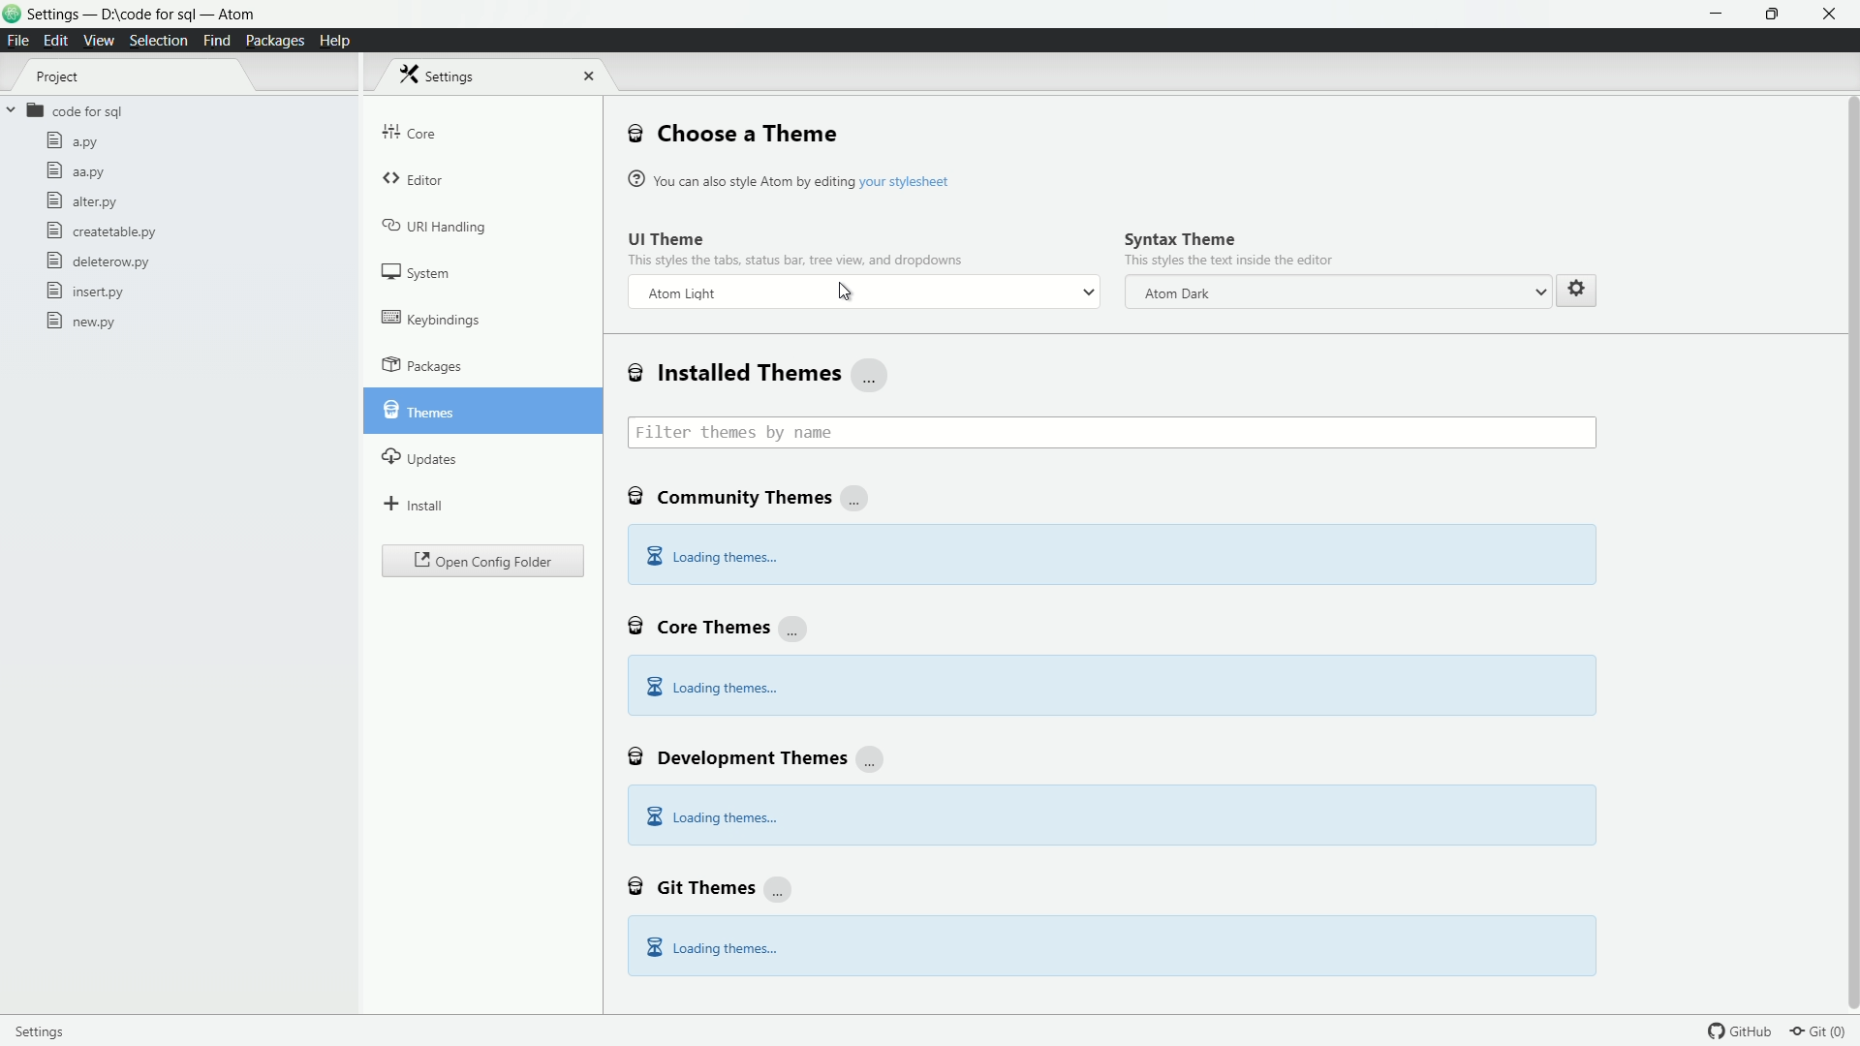 The image size is (1860, 1046). What do you see at coordinates (711, 558) in the screenshot?
I see `loading themes` at bounding box center [711, 558].